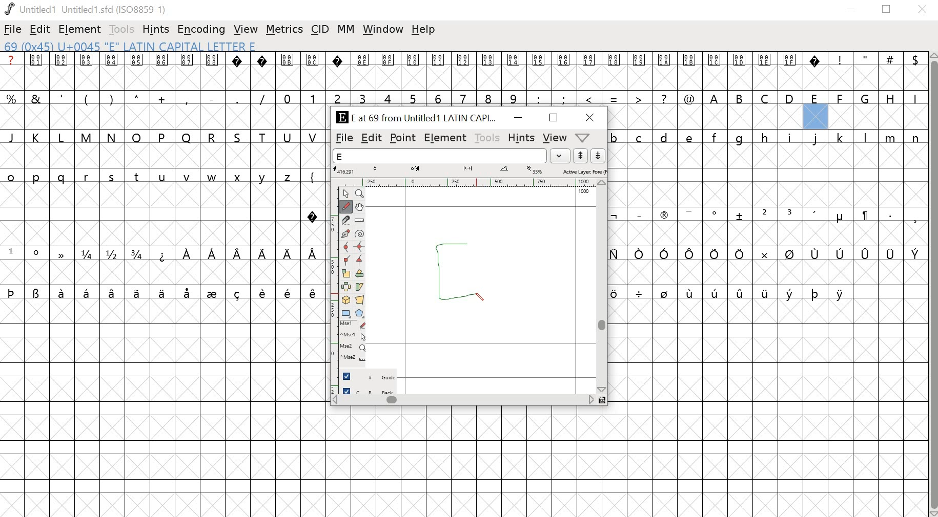  Describe the element at coordinates (814, 97) in the screenshot. I see `uppercase alphabets` at that location.